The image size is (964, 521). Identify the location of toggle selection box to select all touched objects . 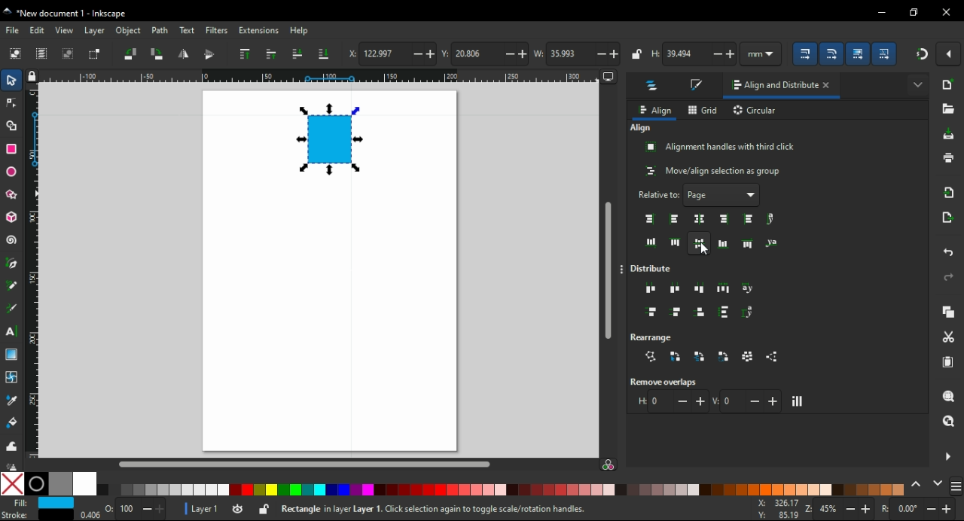
(96, 55).